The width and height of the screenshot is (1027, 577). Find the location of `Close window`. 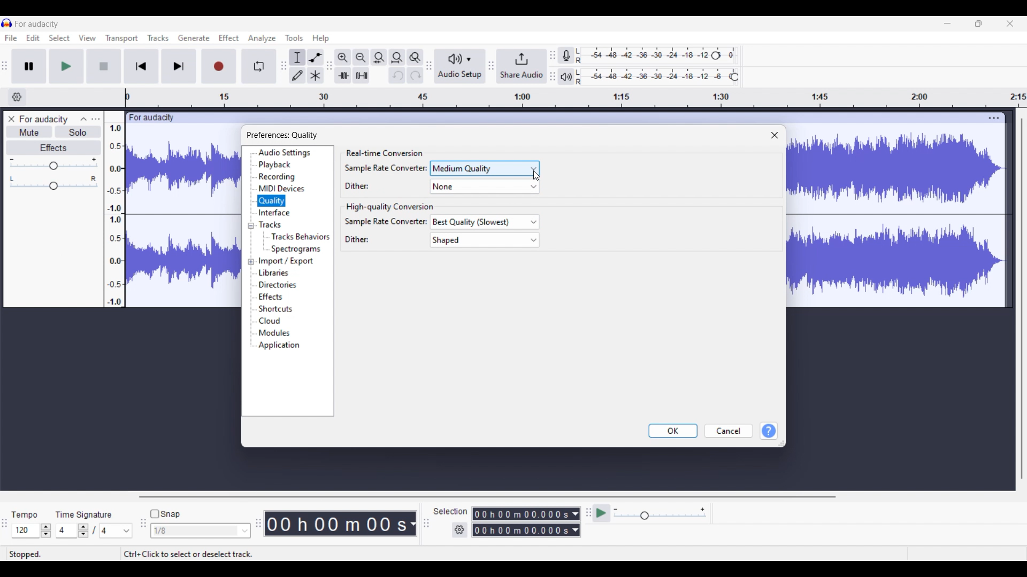

Close window is located at coordinates (775, 136).